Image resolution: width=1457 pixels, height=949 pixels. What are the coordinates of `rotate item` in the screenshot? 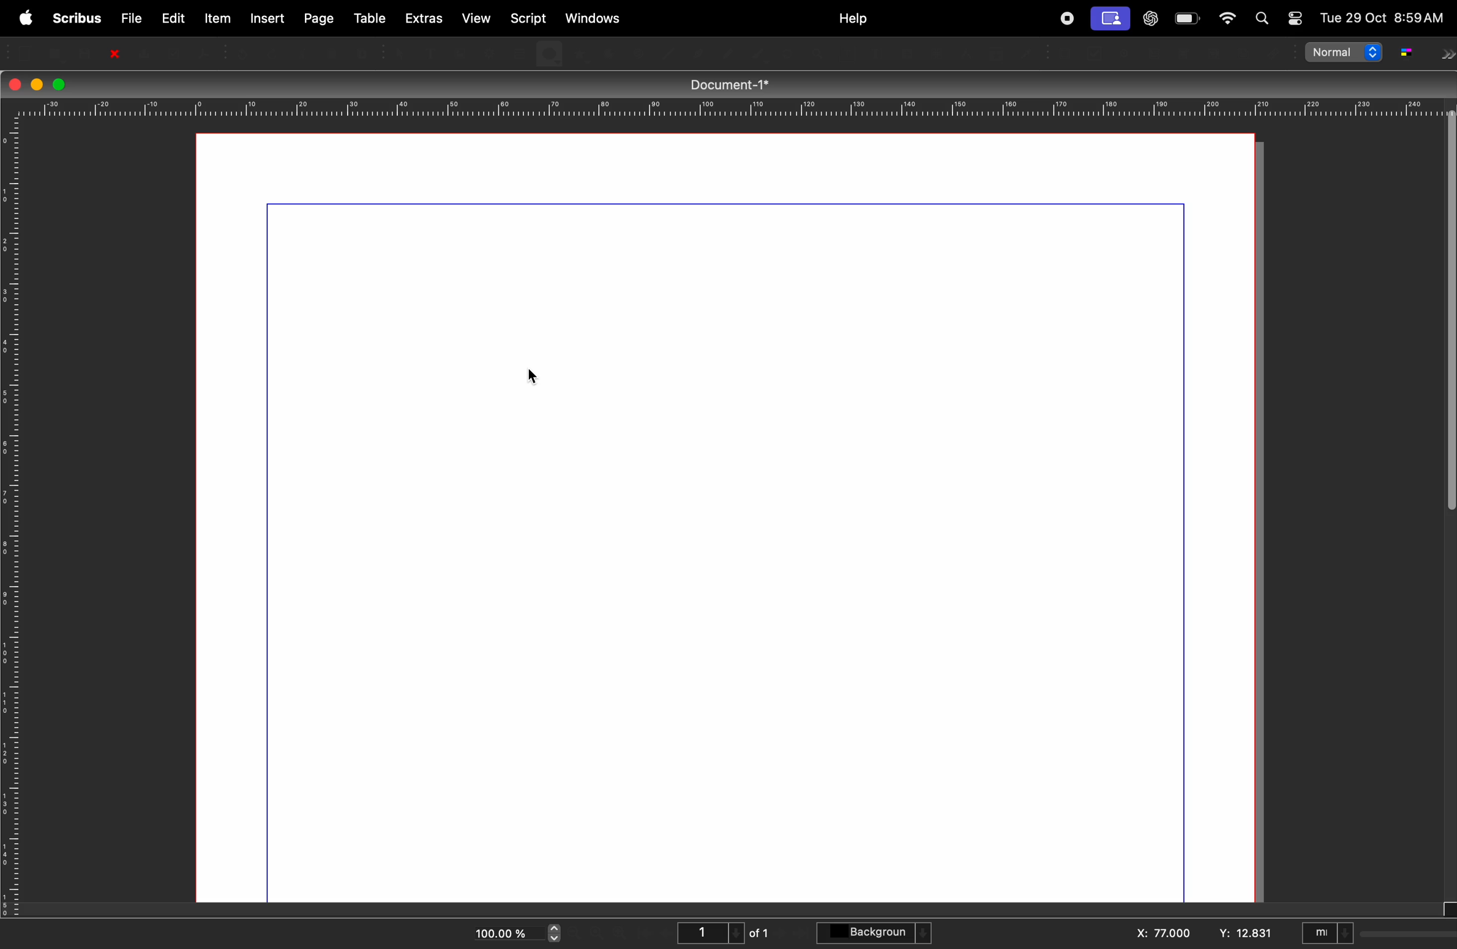 It's located at (788, 54).